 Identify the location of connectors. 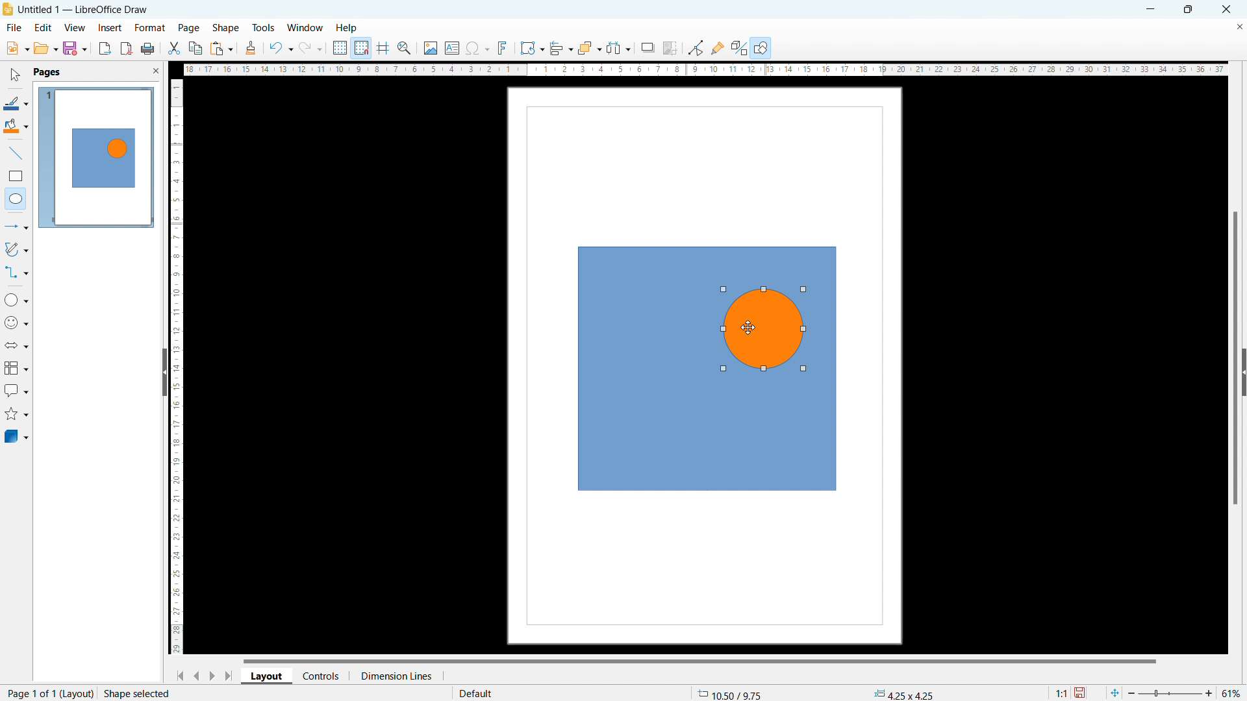
(17, 272).